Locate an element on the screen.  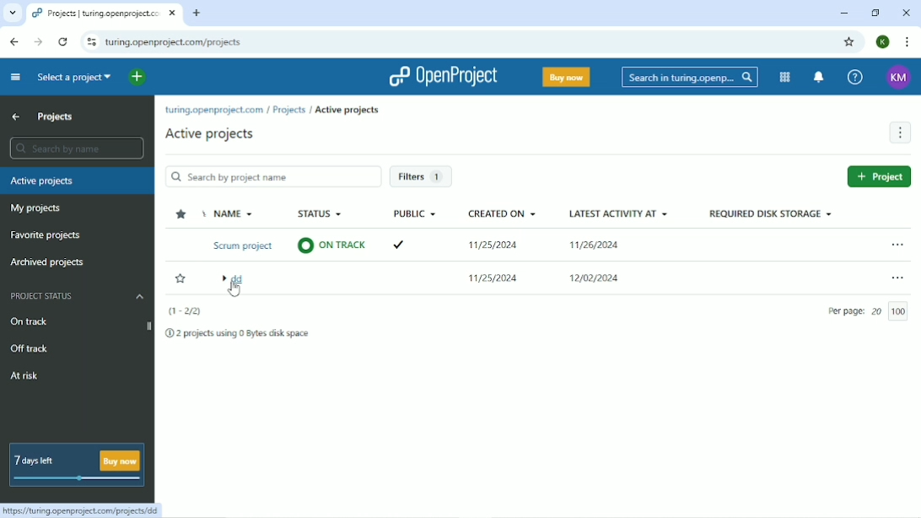
turing.openproject.com is located at coordinates (213, 111).